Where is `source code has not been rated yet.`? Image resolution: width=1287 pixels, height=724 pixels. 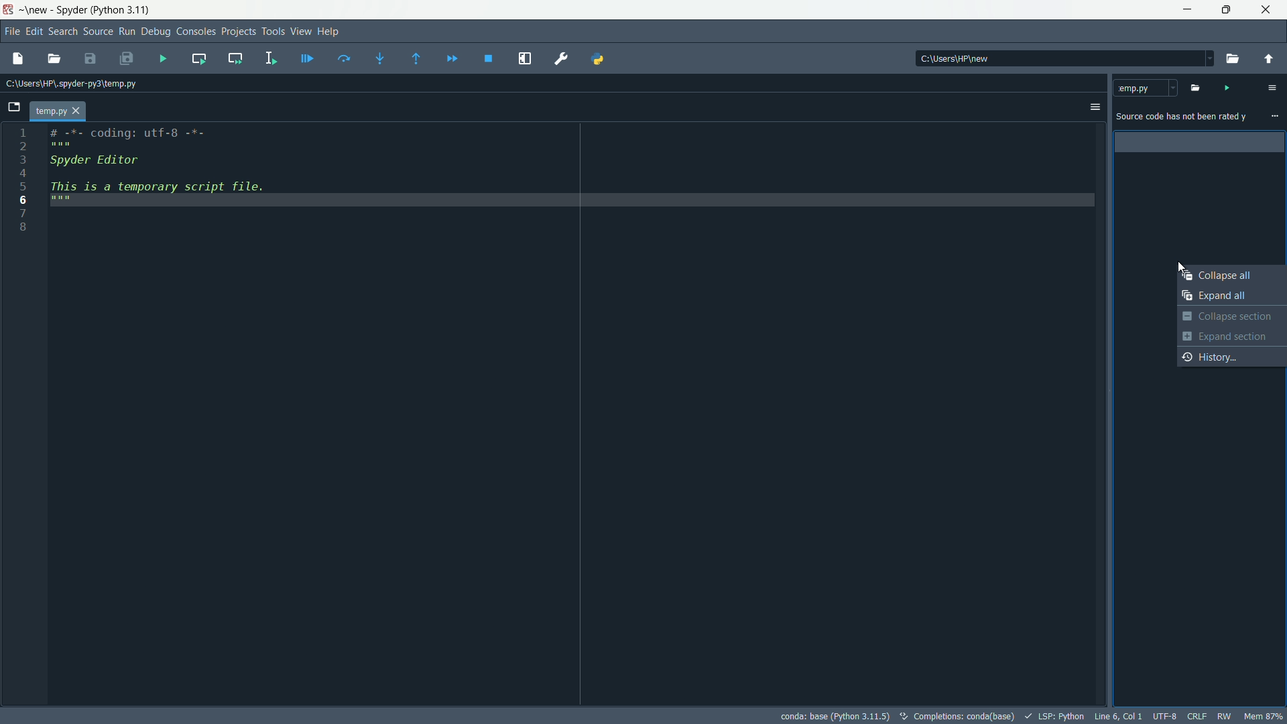
source code has not been rated yet. is located at coordinates (1182, 118).